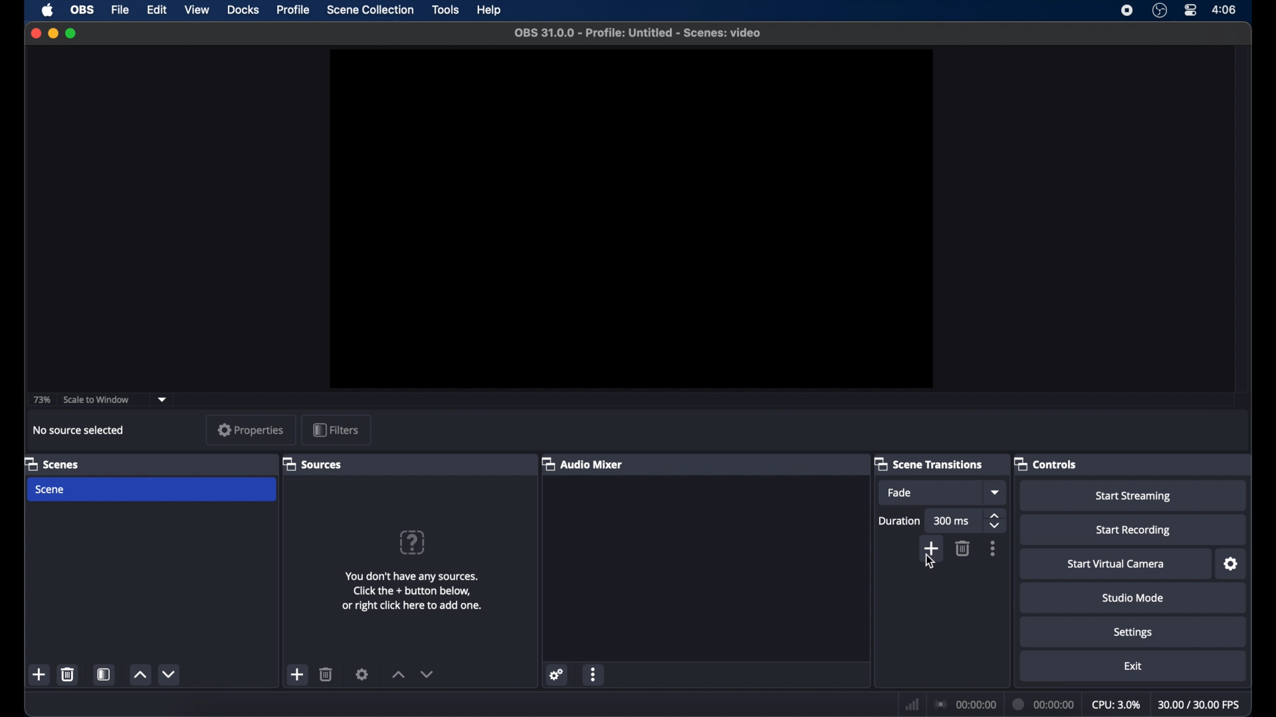  What do you see at coordinates (68, 674) in the screenshot?
I see `delete` at bounding box center [68, 674].